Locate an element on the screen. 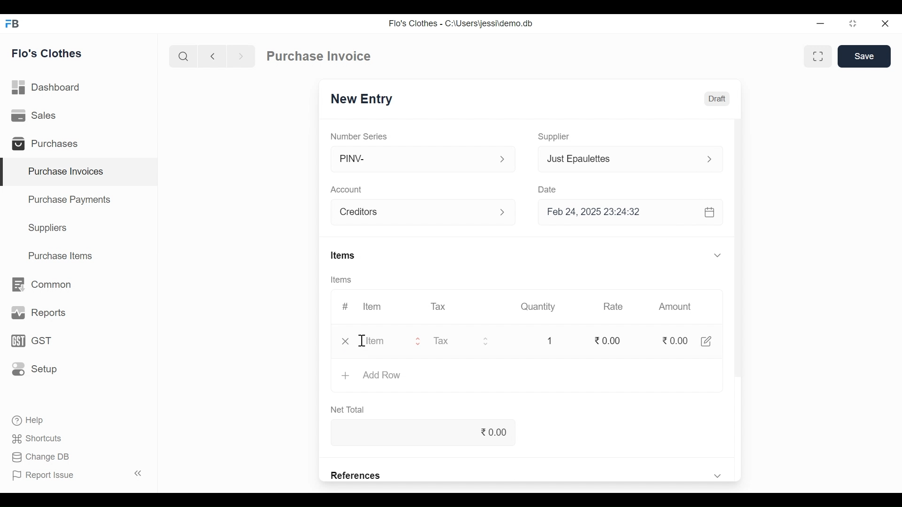 This screenshot has width=902, height=507. Supplier is located at coordinates (556, 137).